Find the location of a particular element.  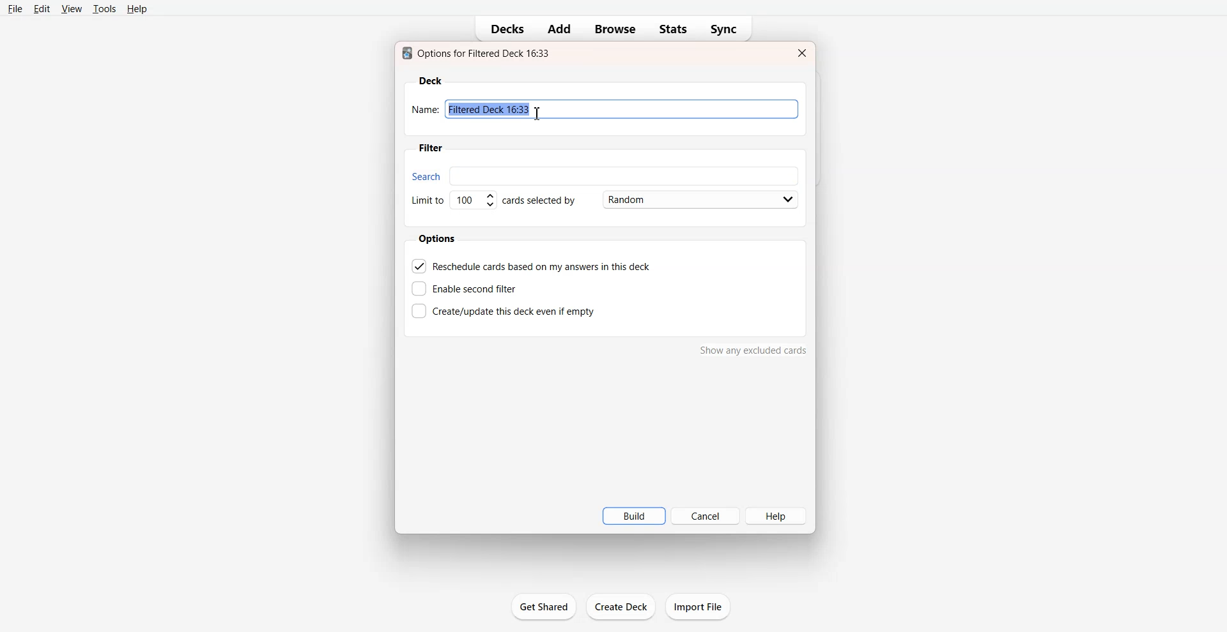

Build is located at coordinates (634, 516).